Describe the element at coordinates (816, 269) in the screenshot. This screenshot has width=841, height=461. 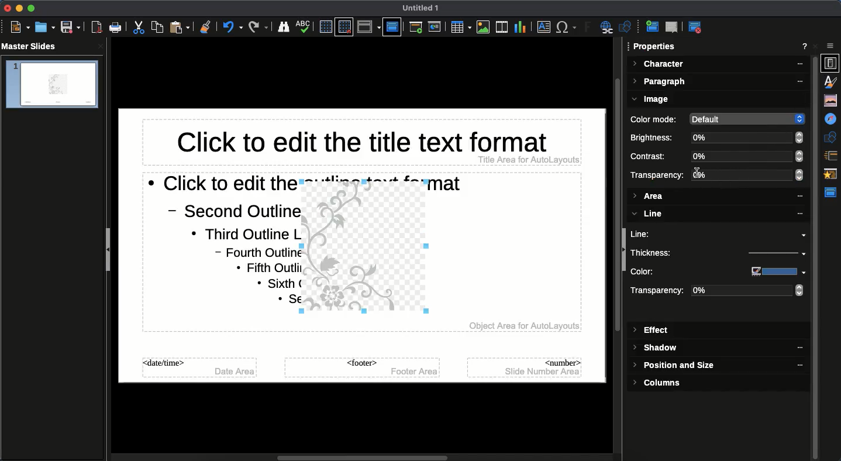
I see `properties scroll bar` at that location.